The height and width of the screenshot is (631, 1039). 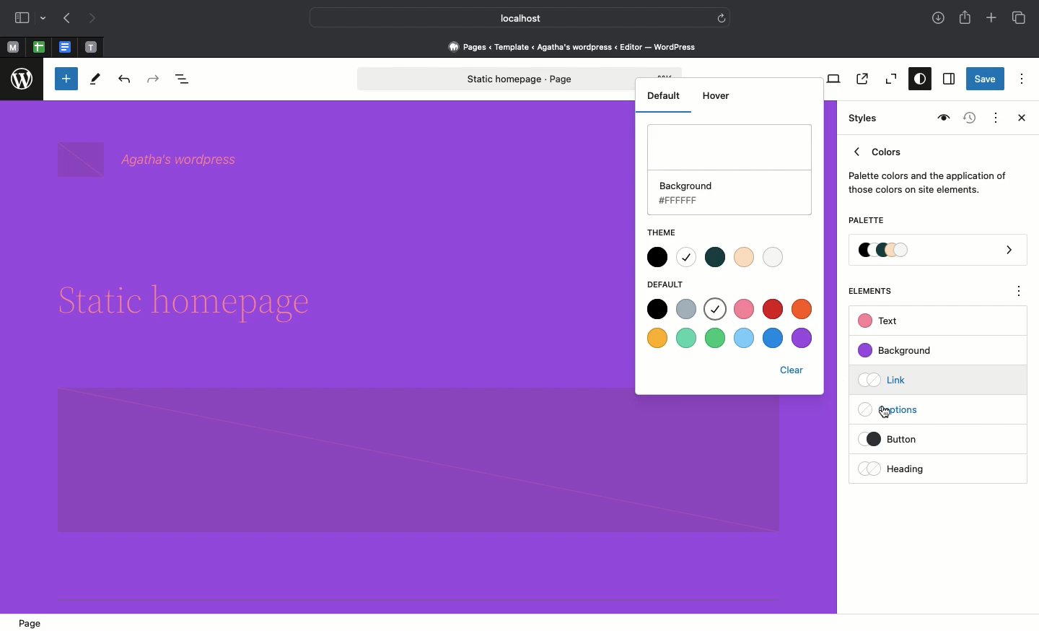 I want to click on Text, so click(x=880, y=321).